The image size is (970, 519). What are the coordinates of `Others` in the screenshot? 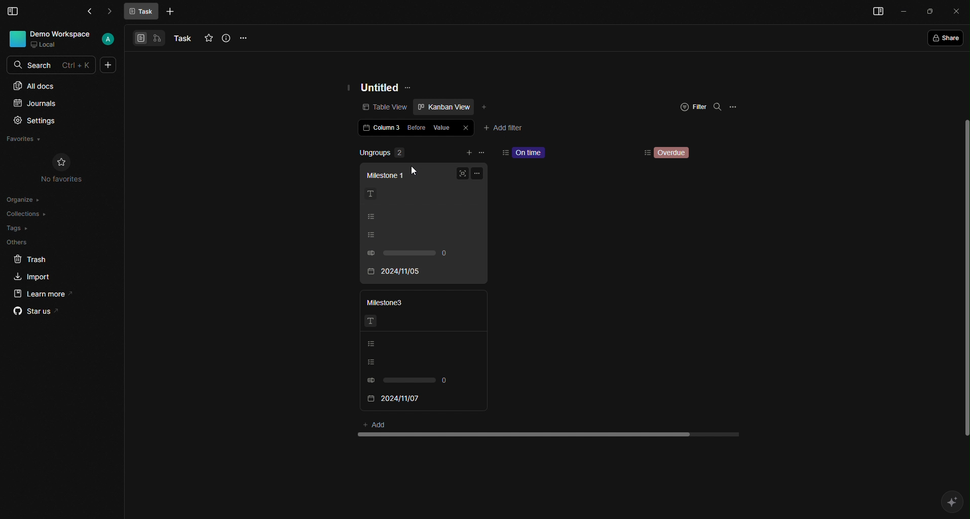 It's located at (17, 243).